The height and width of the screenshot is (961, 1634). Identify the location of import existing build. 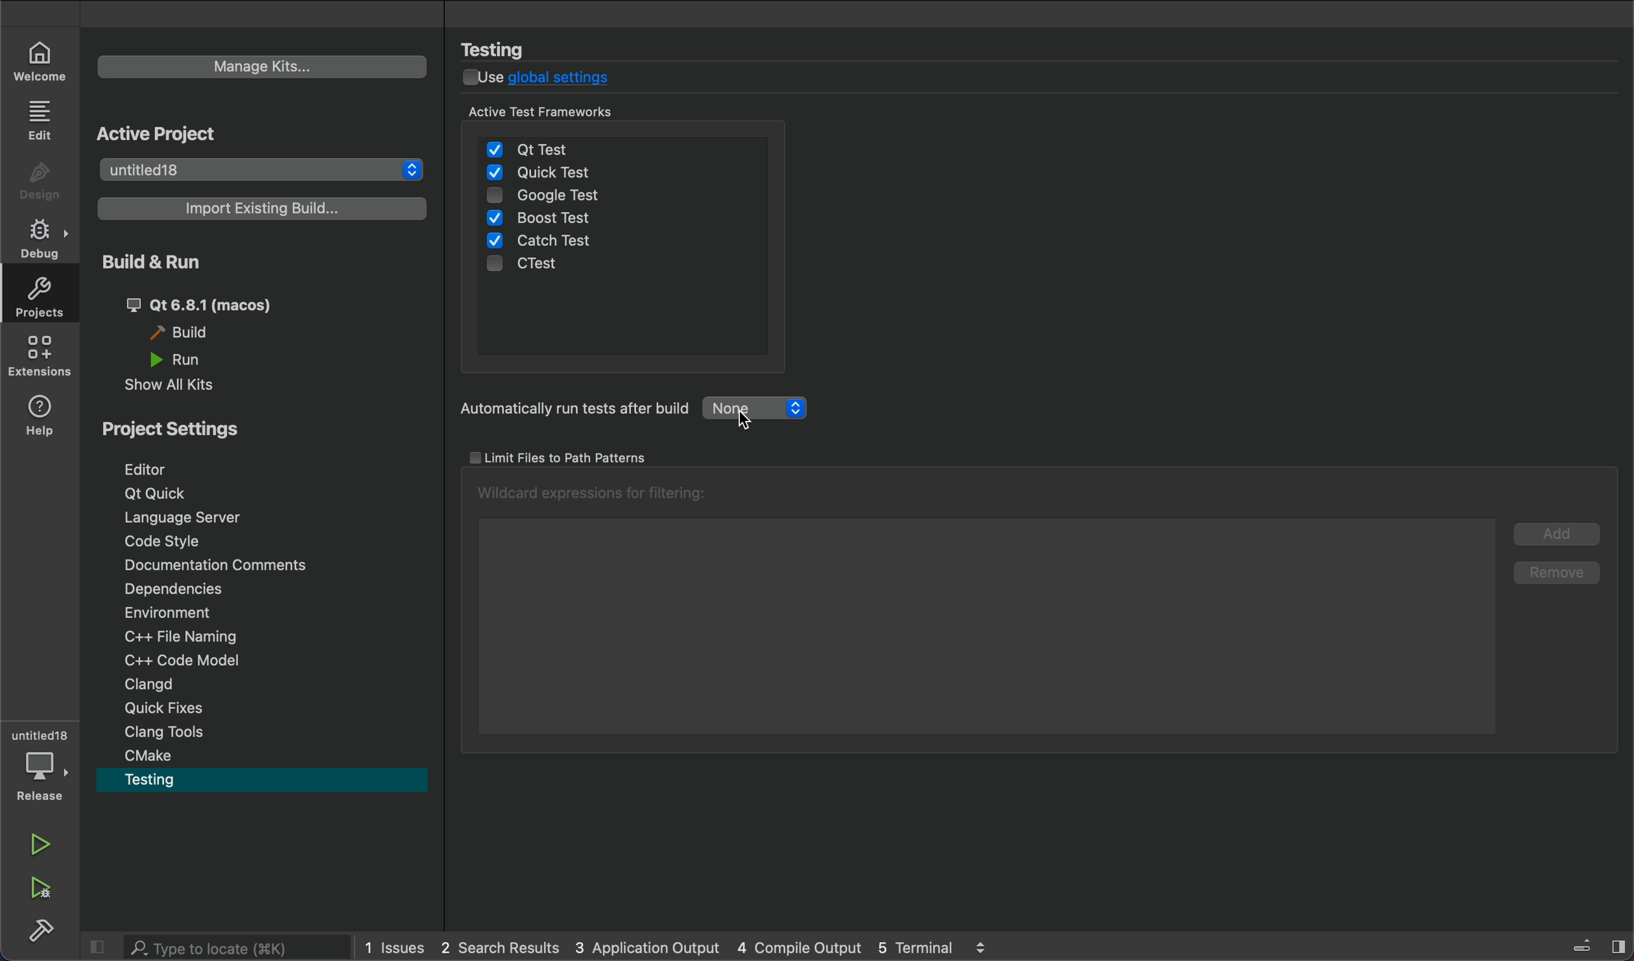
(255, 208).